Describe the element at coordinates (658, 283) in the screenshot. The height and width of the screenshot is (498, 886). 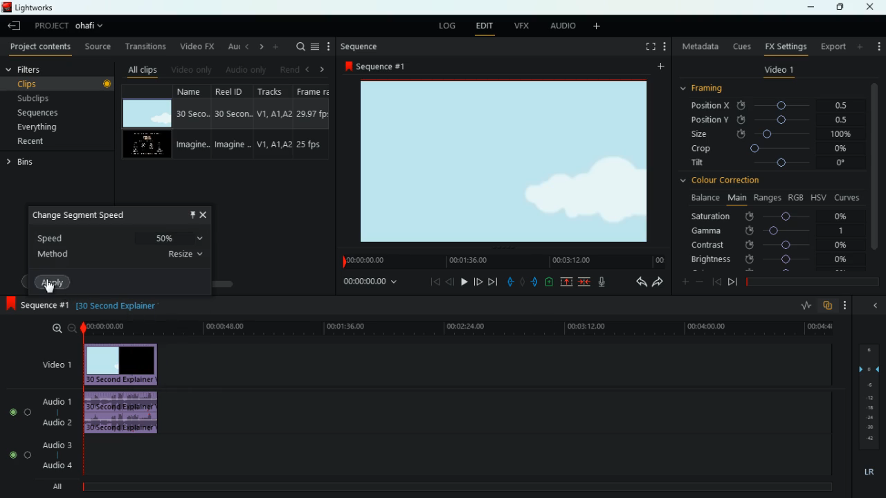
I see `forward` at that location.